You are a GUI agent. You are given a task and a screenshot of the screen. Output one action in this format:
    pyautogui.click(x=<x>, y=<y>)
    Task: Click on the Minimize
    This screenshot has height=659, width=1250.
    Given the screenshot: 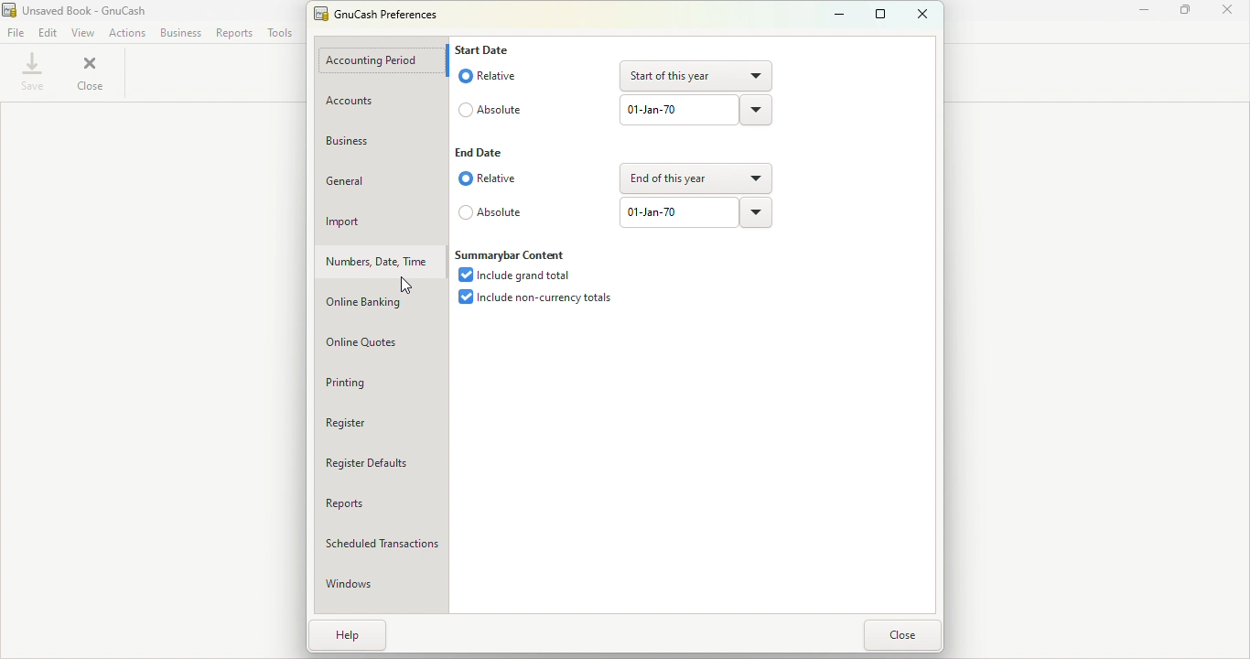 What is the action you would take?
    pyautogui.click(x=838, y=13)
    